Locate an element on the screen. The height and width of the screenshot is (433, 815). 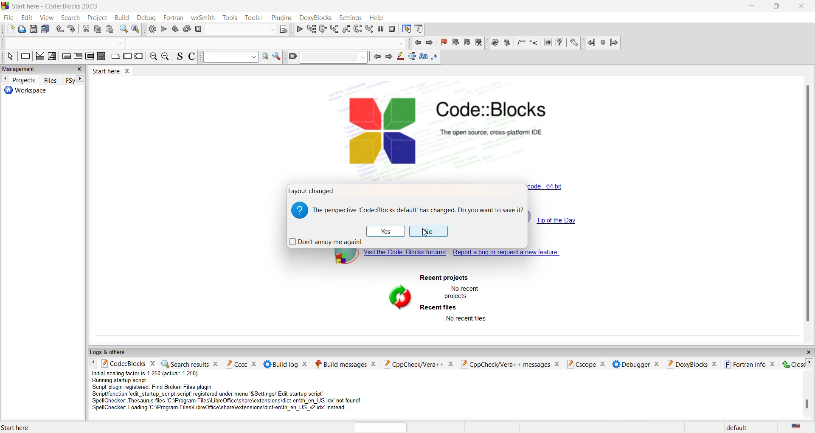
workspace is located at coordinates (23, 92).